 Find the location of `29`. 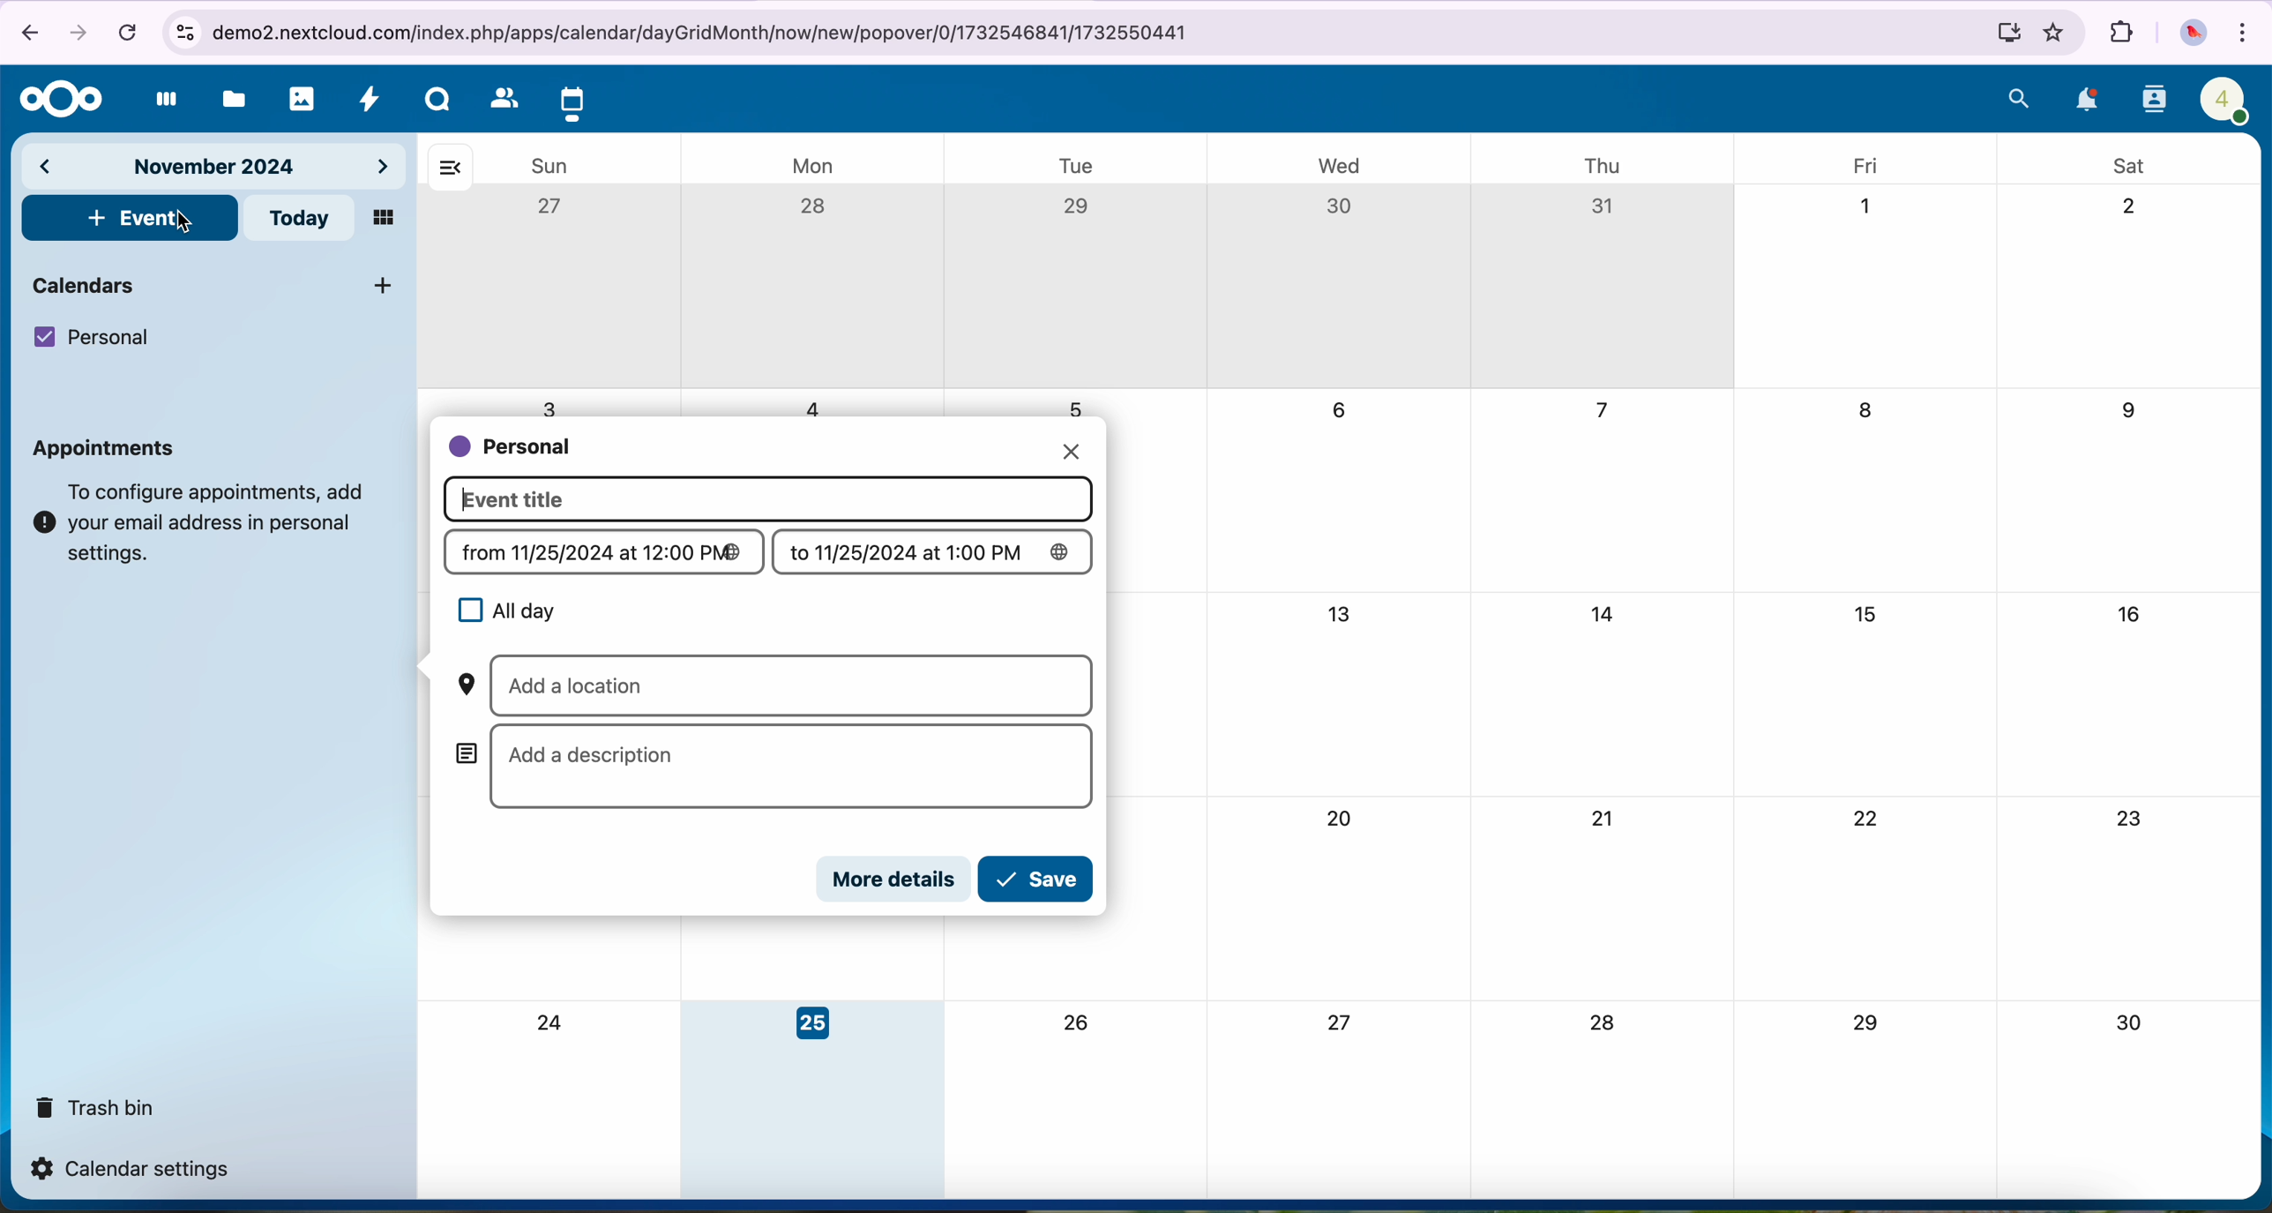

29 is located at coordinates (1863, 1023).